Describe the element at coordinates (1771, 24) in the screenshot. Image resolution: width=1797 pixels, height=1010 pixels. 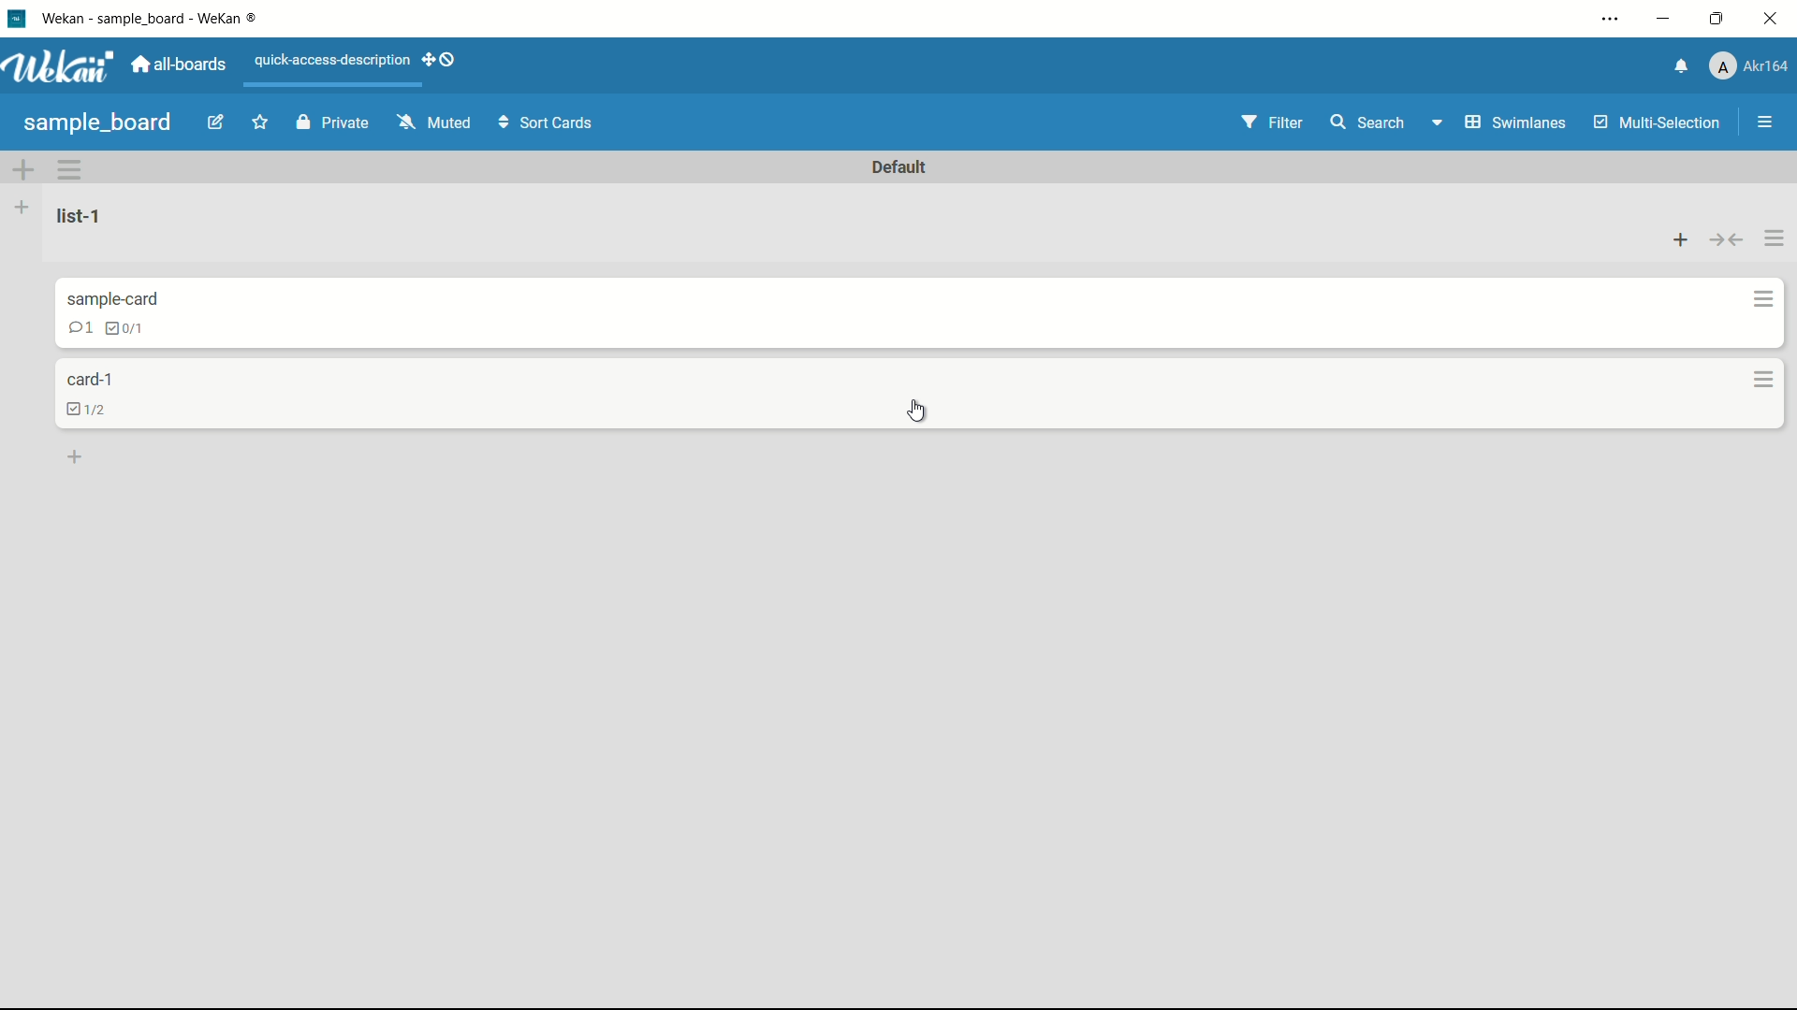
I see `close` at that location.